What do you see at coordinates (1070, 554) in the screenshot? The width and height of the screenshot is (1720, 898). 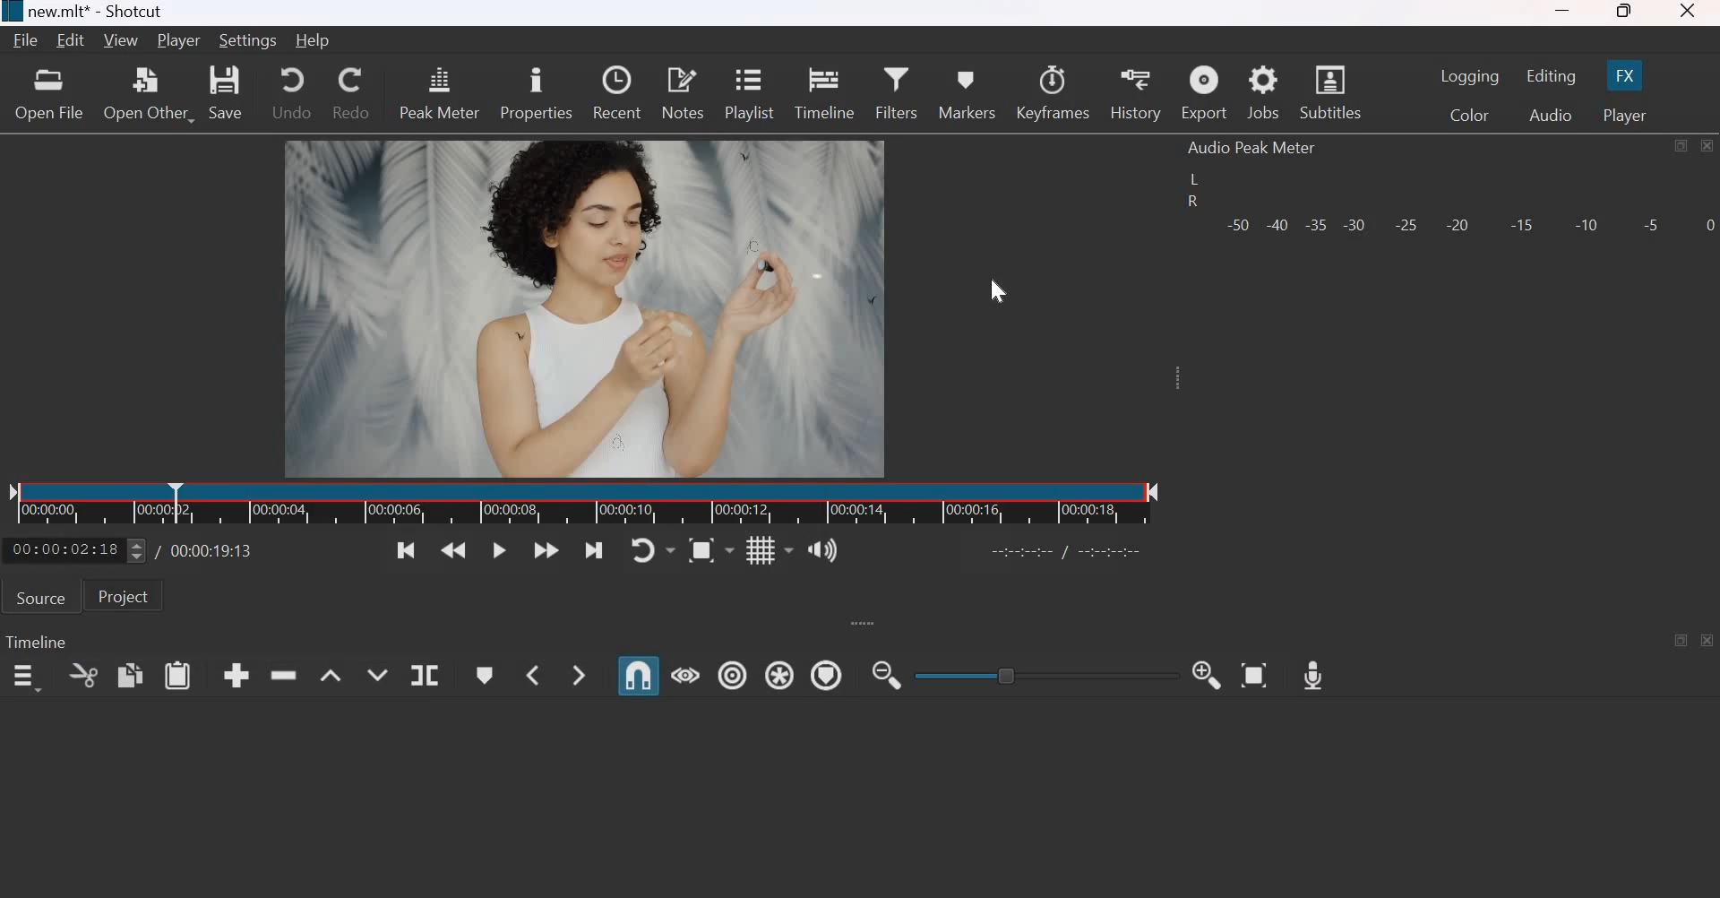 I see `in point` at bounding box center [1070, 554].